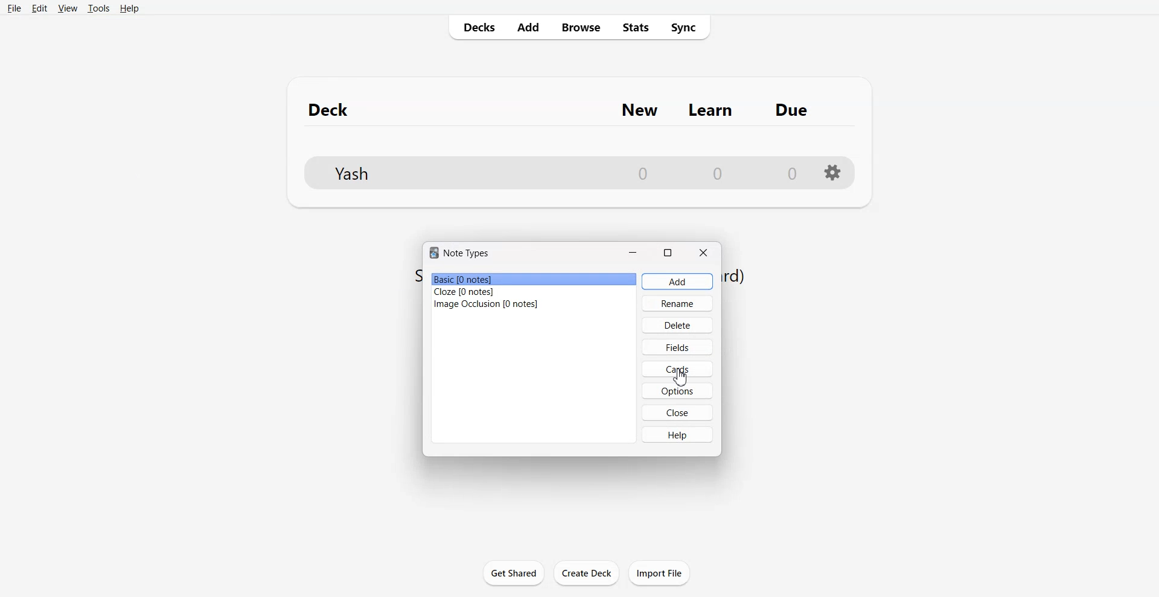 Image resolution: width=1159 pixels, height=597 pixels. Describe the element at coordinates (677, 368) in the screenshot. I see `Cards` at that location.